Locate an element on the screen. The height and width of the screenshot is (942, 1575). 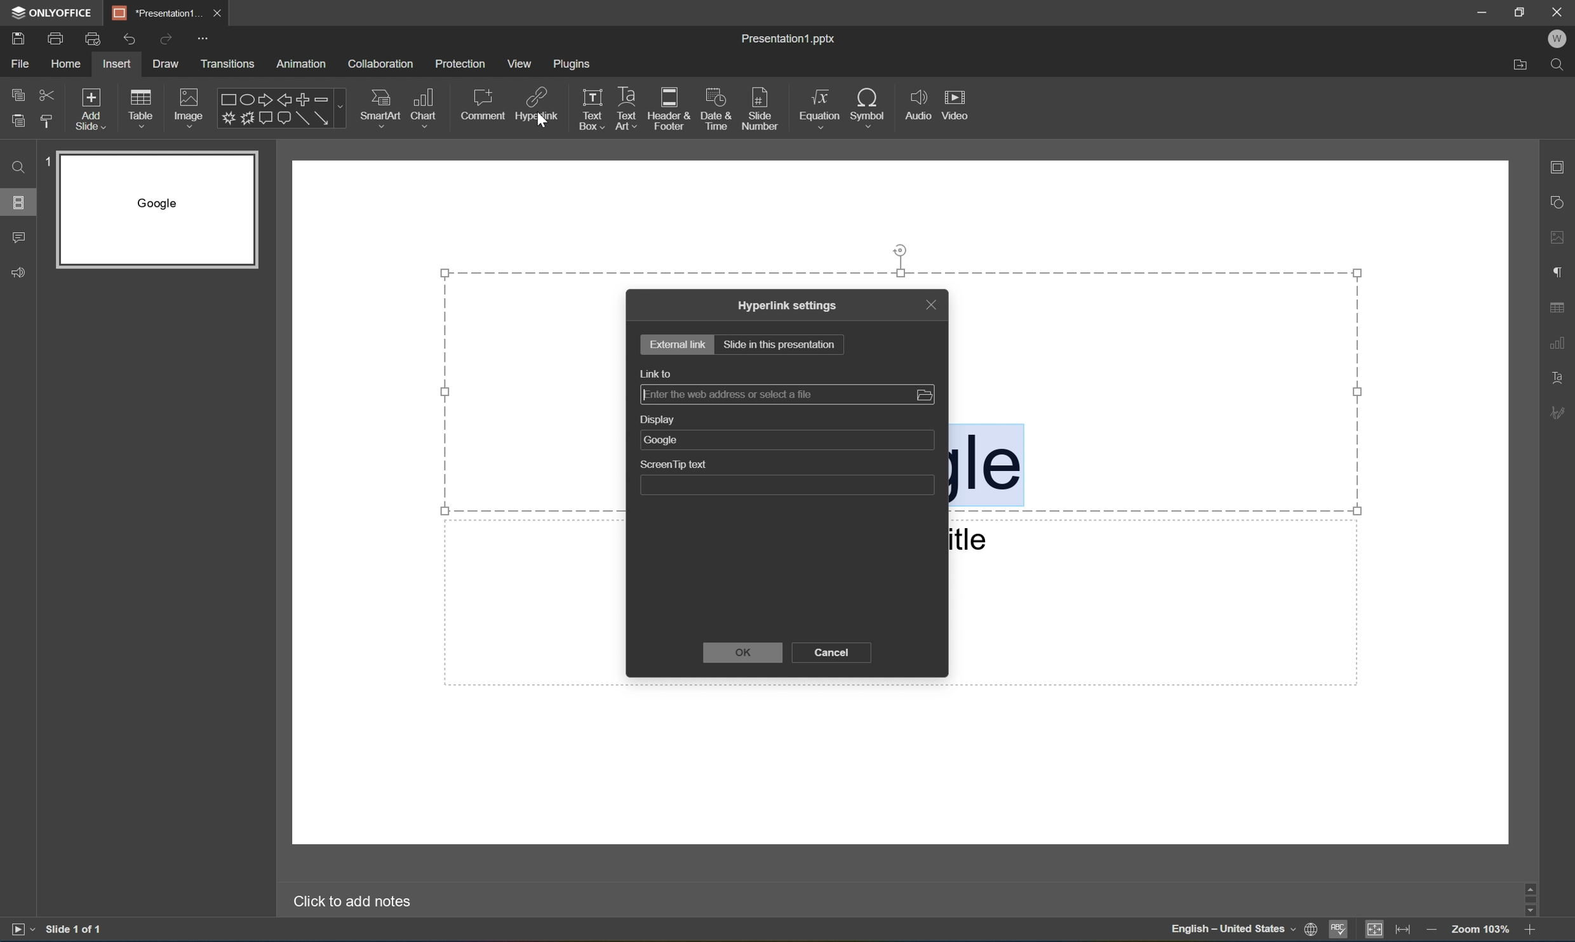
Close is located at coordinates (1557, 12).